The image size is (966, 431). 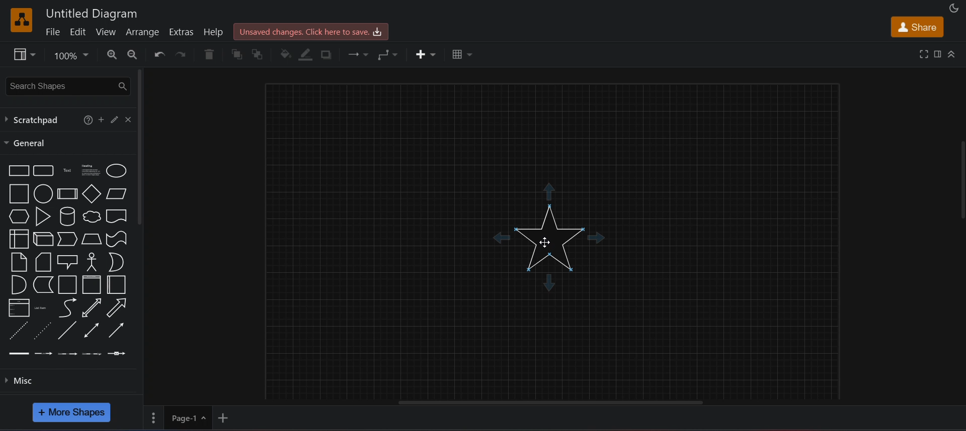 I want to click on zoom in, so click(x=108, y=55).